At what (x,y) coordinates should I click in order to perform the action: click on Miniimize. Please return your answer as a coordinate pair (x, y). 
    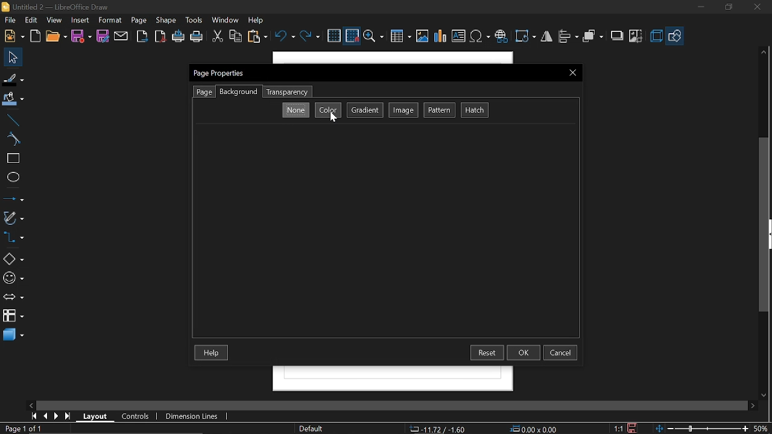
    Looking at the image, I should click on (700, 8).